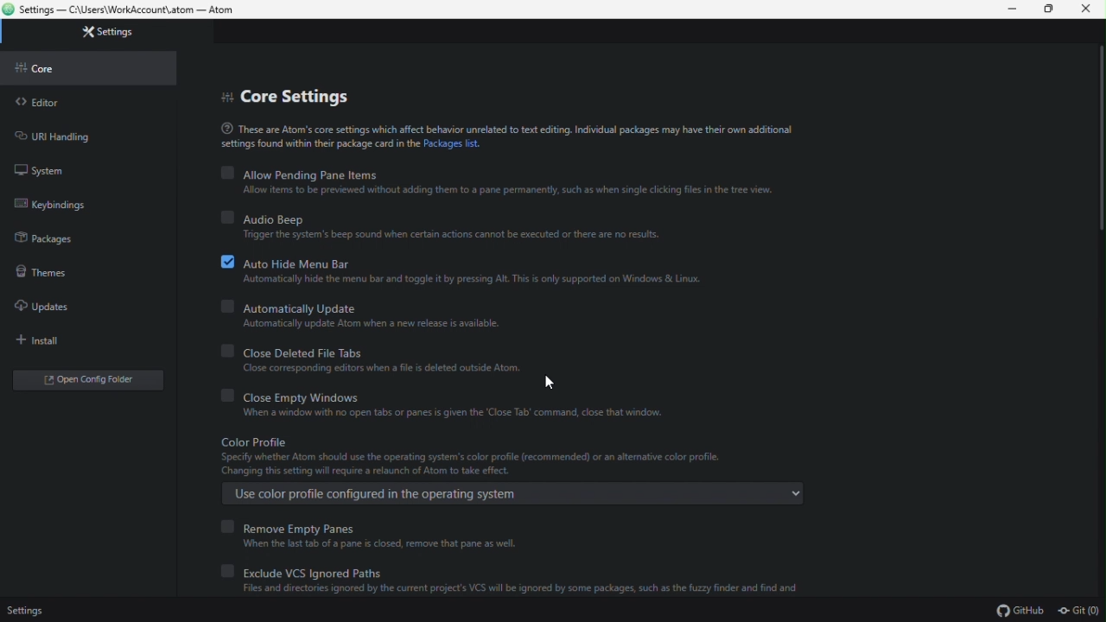 The width and height of the screenshot is (1106, 622). I want to click on Automatically Update, so click(296, 307).